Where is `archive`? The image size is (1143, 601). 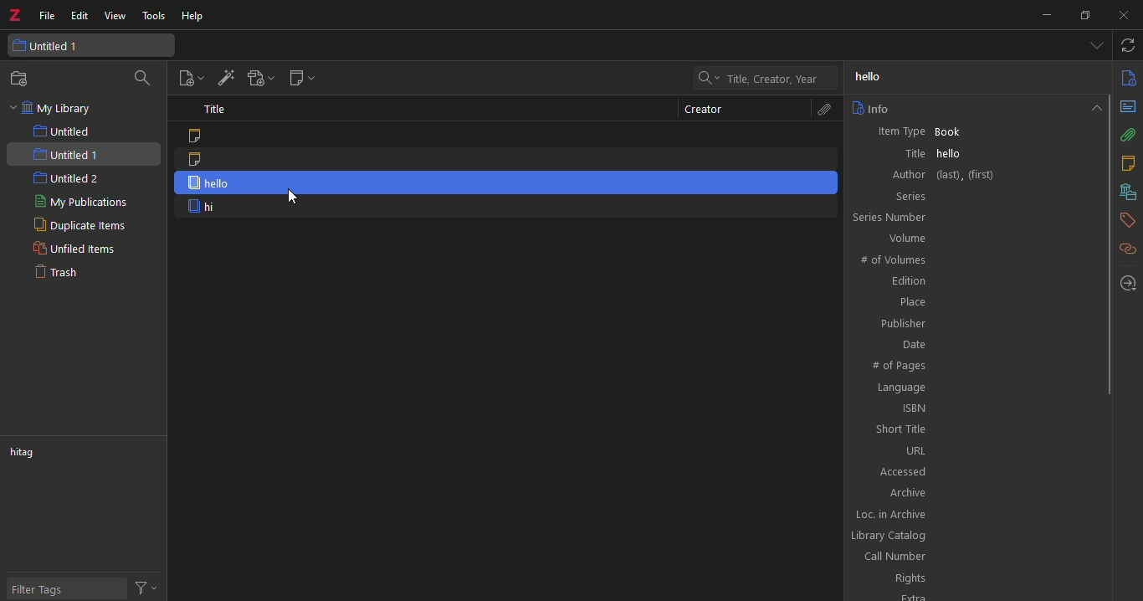 archive is located at coordinates (914, 492).